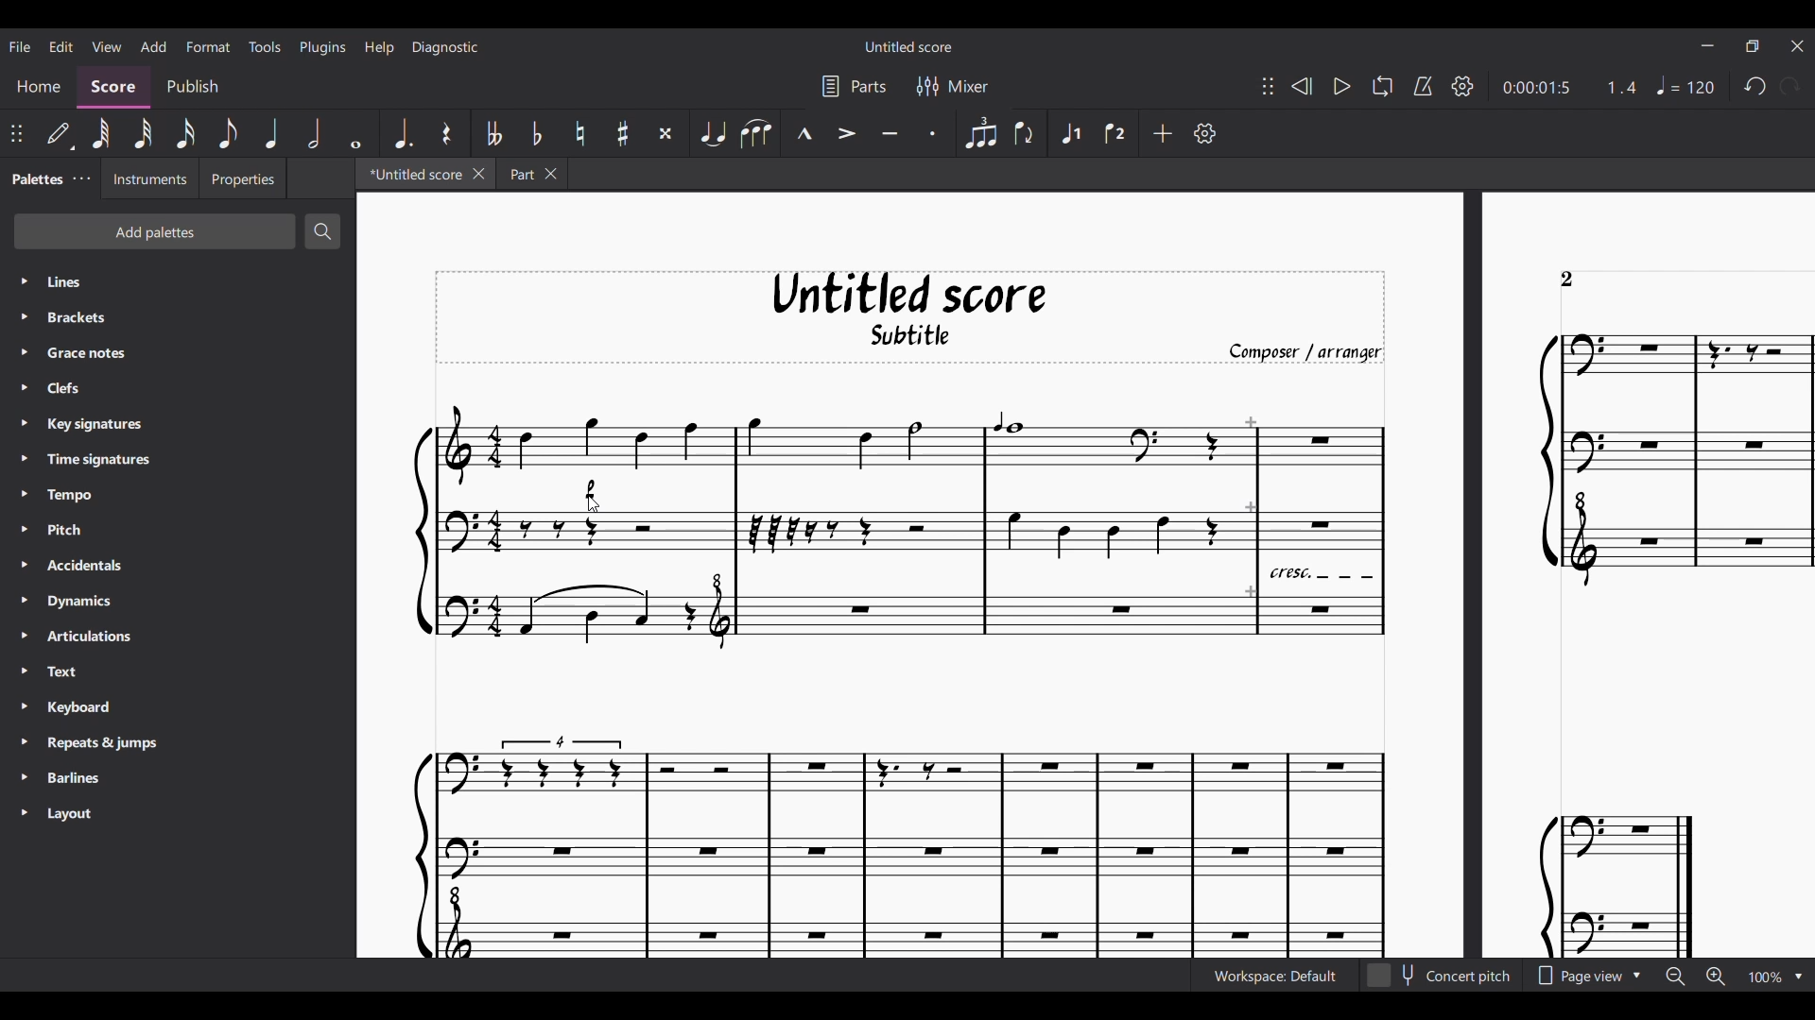 This screenshot has height=1020, width=1815. What do you see at coordinates (1205, 133) in the screenshot?
I see `Customize toolbar` at bounding box center [1205, 133].